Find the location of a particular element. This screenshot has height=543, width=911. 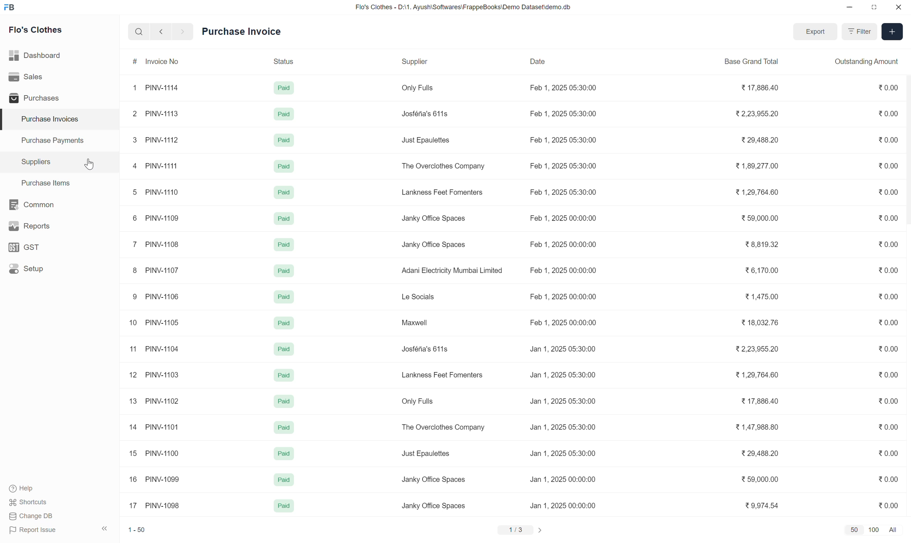

17 is located at coordinates (133, 505).